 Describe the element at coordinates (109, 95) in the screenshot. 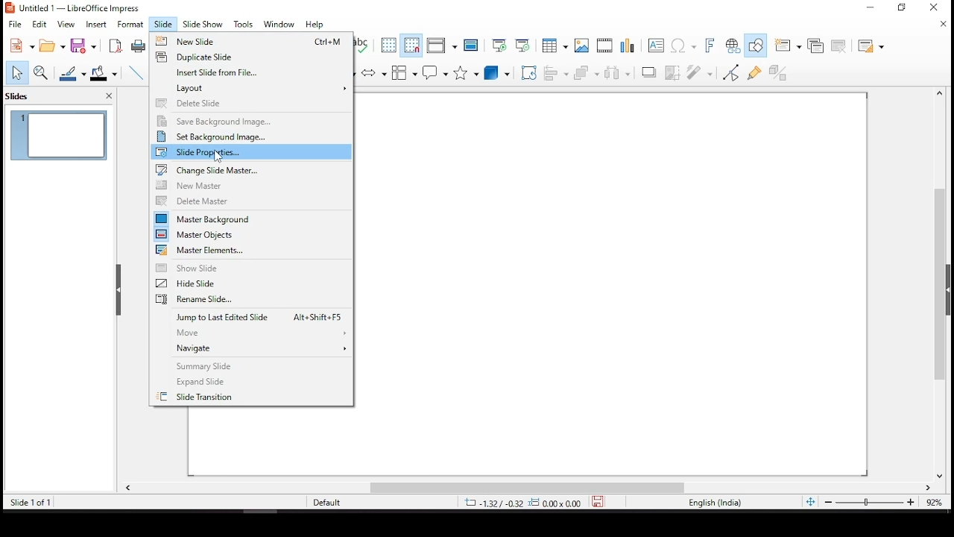

I see `close pane` at that location.